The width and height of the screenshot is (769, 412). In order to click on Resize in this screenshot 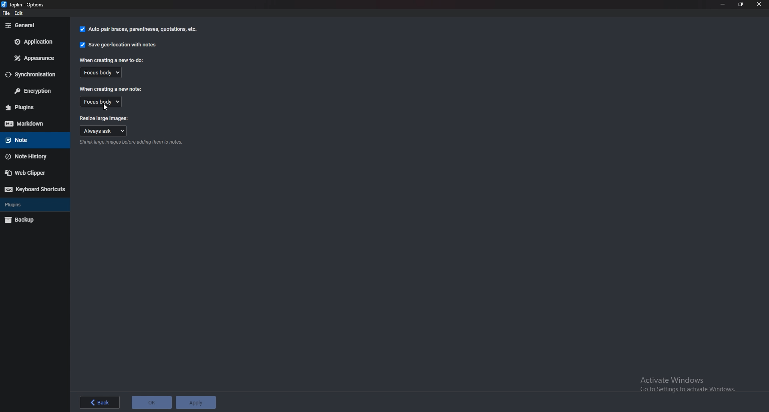, I will do `click(739, 4)`.